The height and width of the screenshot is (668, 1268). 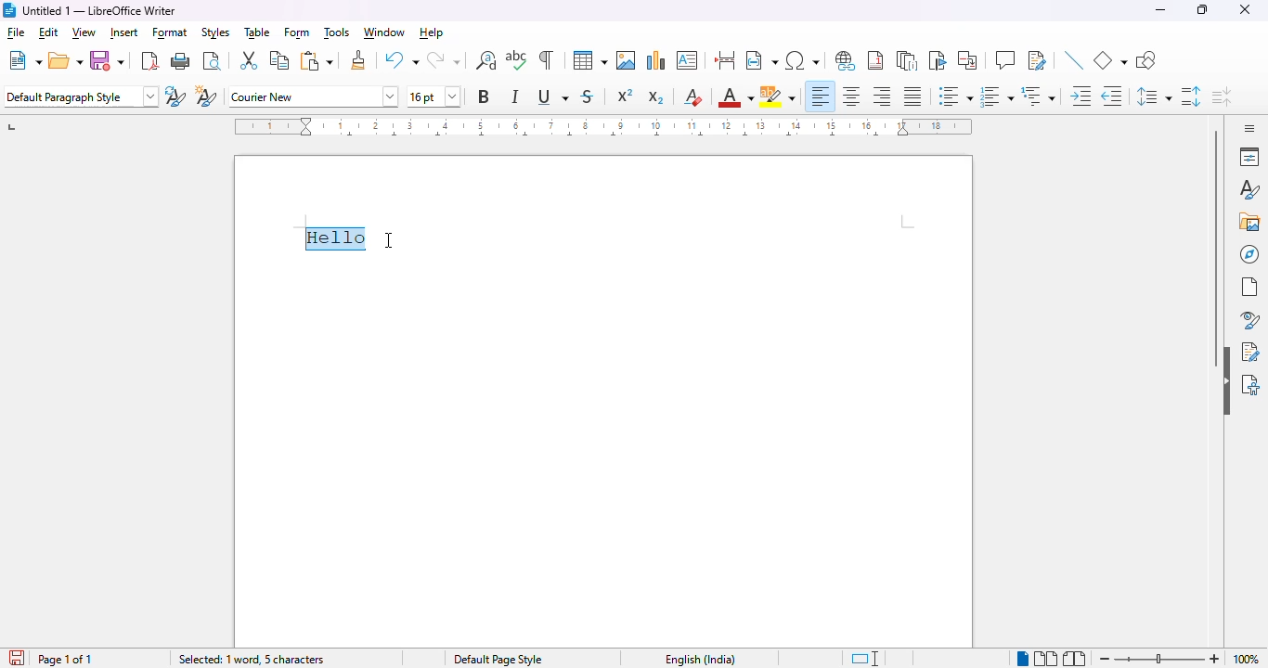 What do you see at coordinates (171, 34) in the screenshot?
I see `format` at bounding box center [171, 34].